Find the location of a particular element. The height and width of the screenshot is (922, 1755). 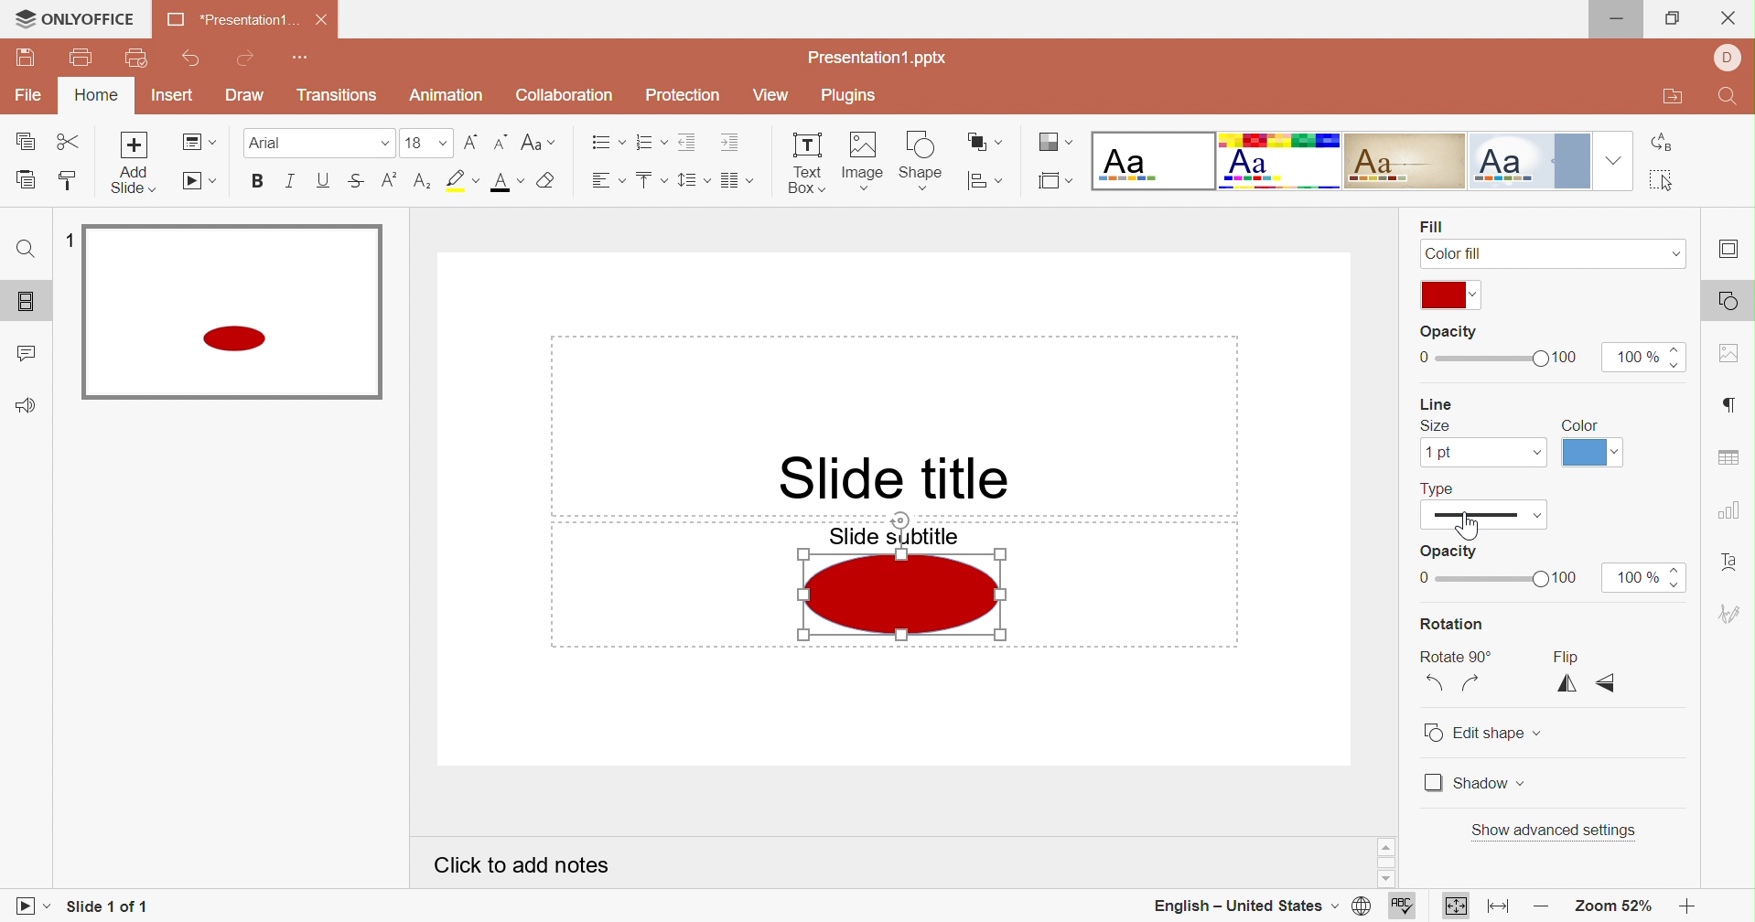

Insert columns is located at coordinates (738, 181).